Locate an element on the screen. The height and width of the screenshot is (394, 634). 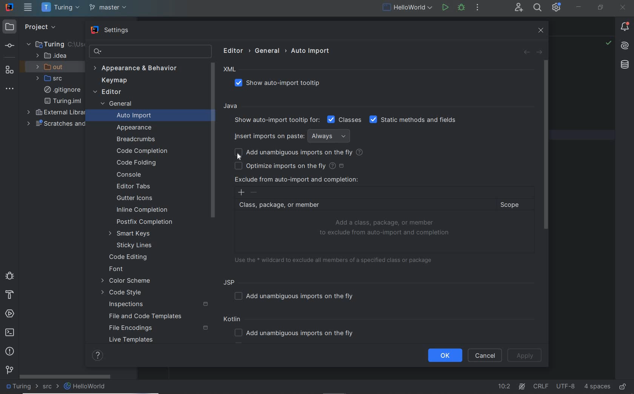
4 spaces(INDENT) is located at coordinates (597, 386).